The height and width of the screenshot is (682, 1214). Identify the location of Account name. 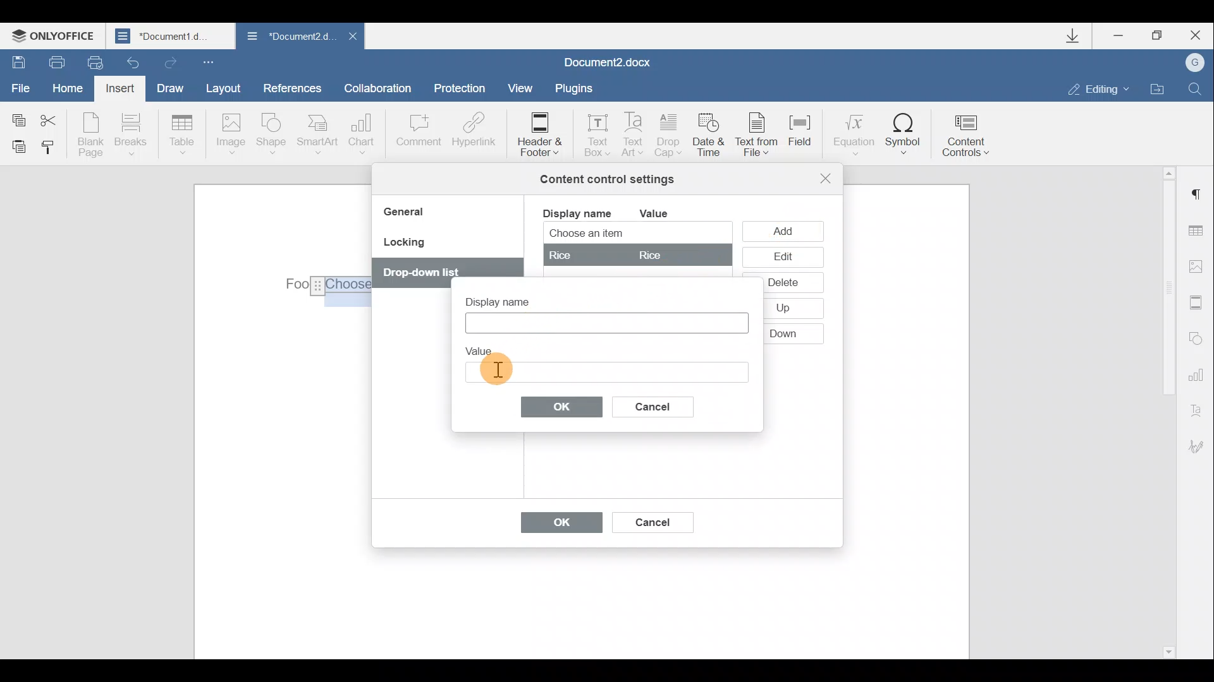
(1191, 63).